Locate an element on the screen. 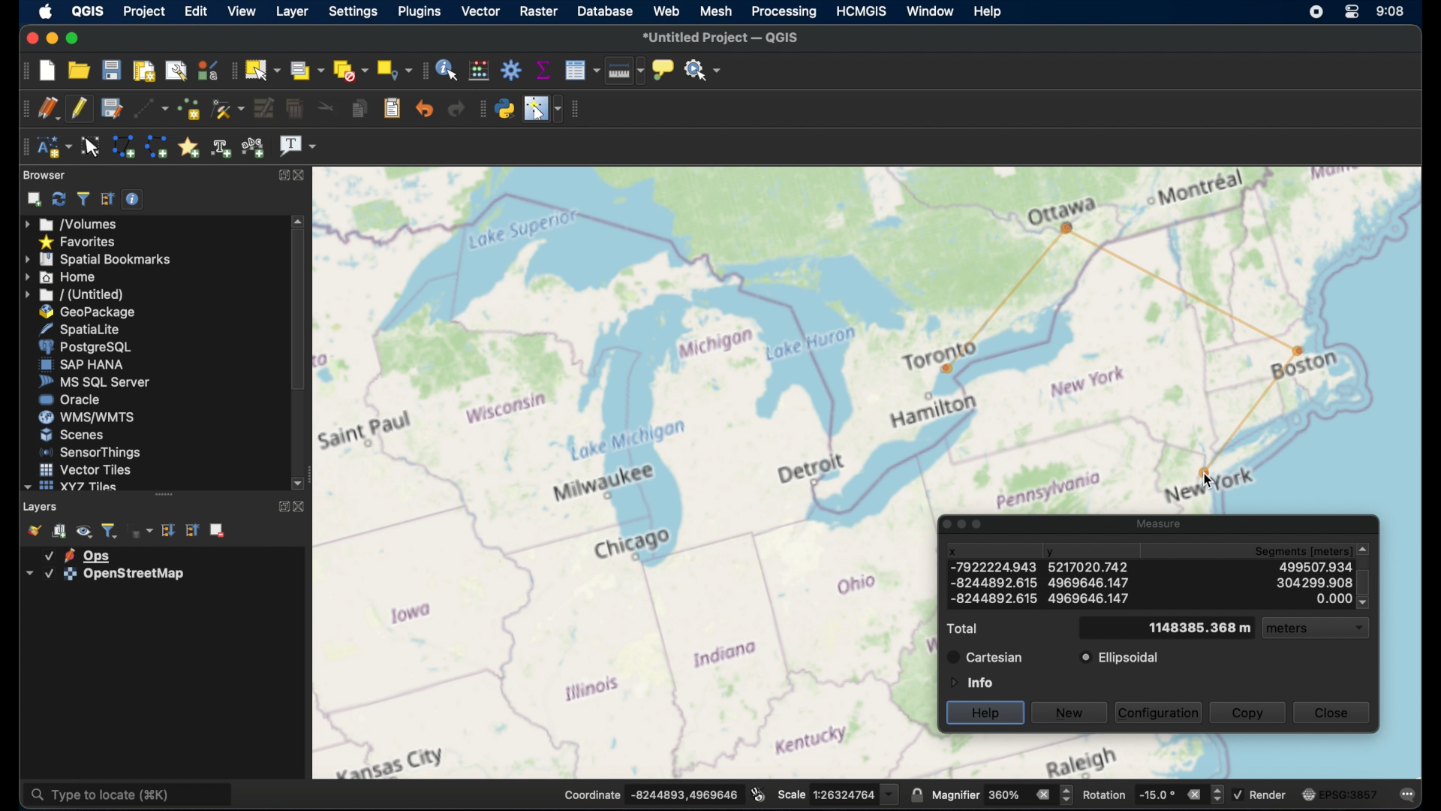 The image size is (1441, 811). segments is located at coordinates (1314, 581).